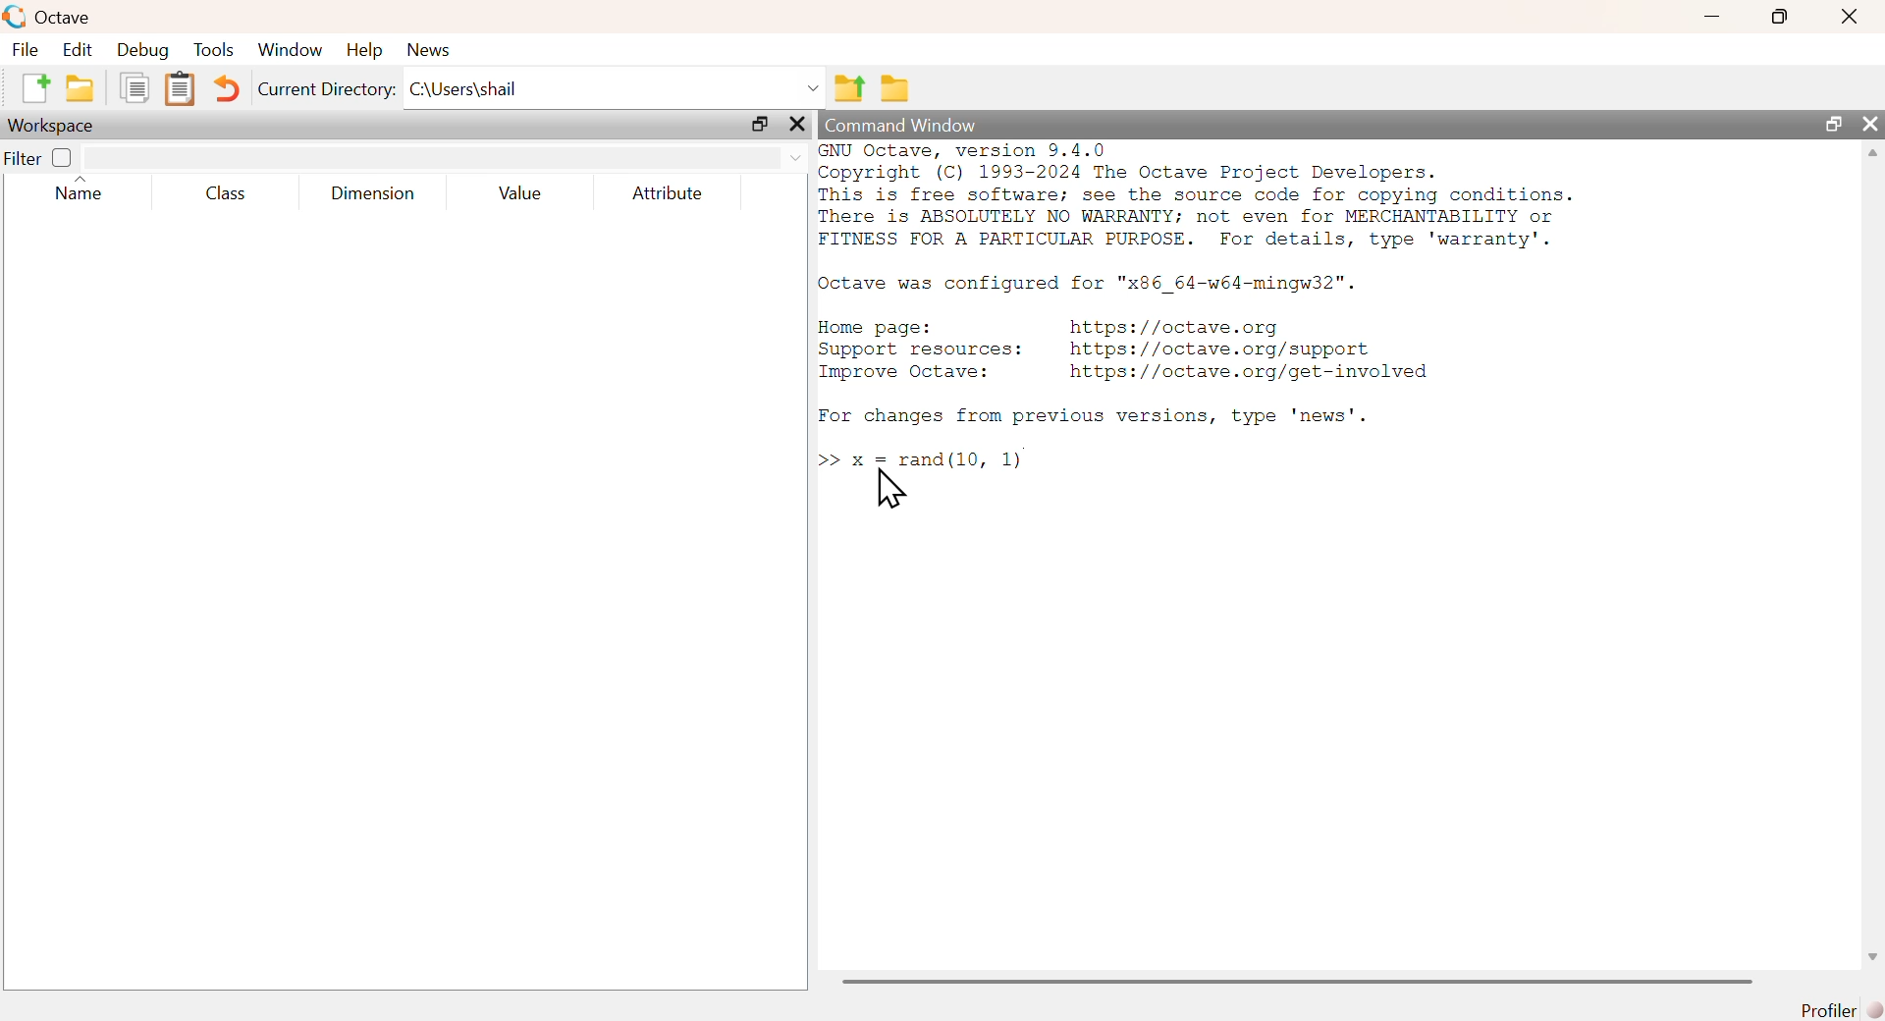 Image resolution: width=1885 pixels, height=1021 pixels. What do you see at coordinates (21, 159) in the screenshot?
I see `filter` at bounding box center [21, 159].